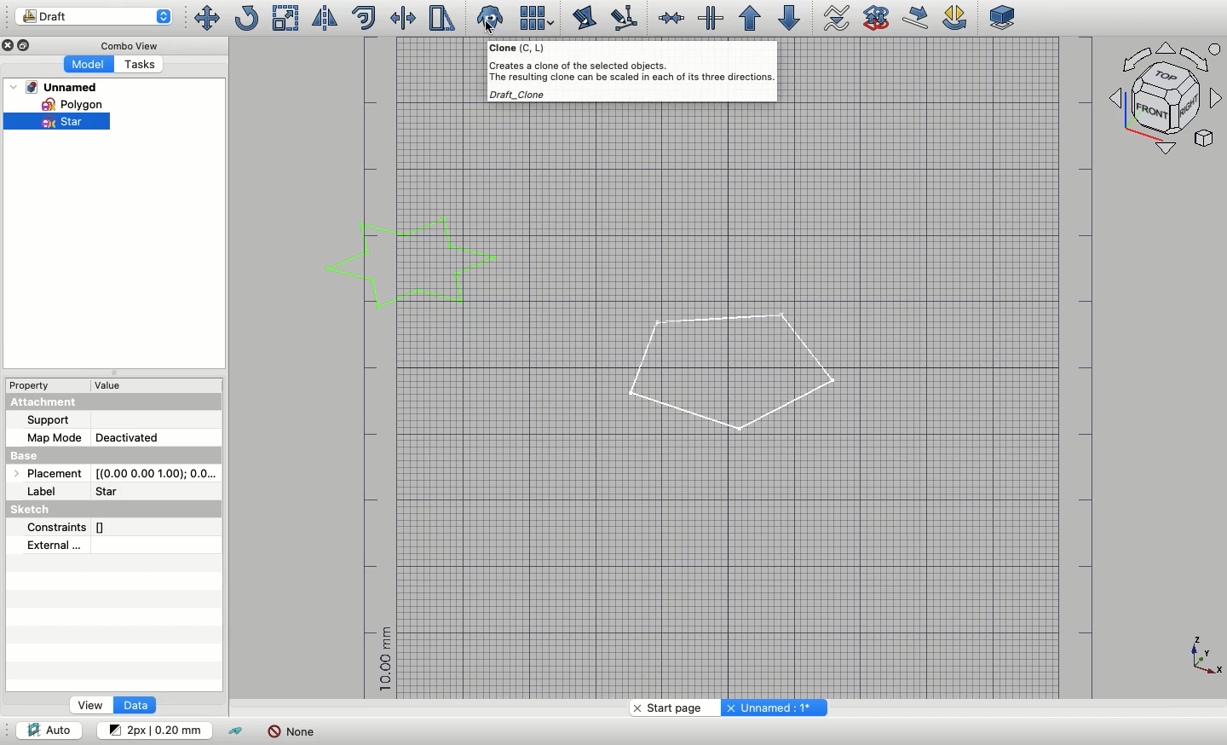 Image resolution: width=1227 pixels, height=745 pixels. I want to click on Map mode, so click(54, 438).